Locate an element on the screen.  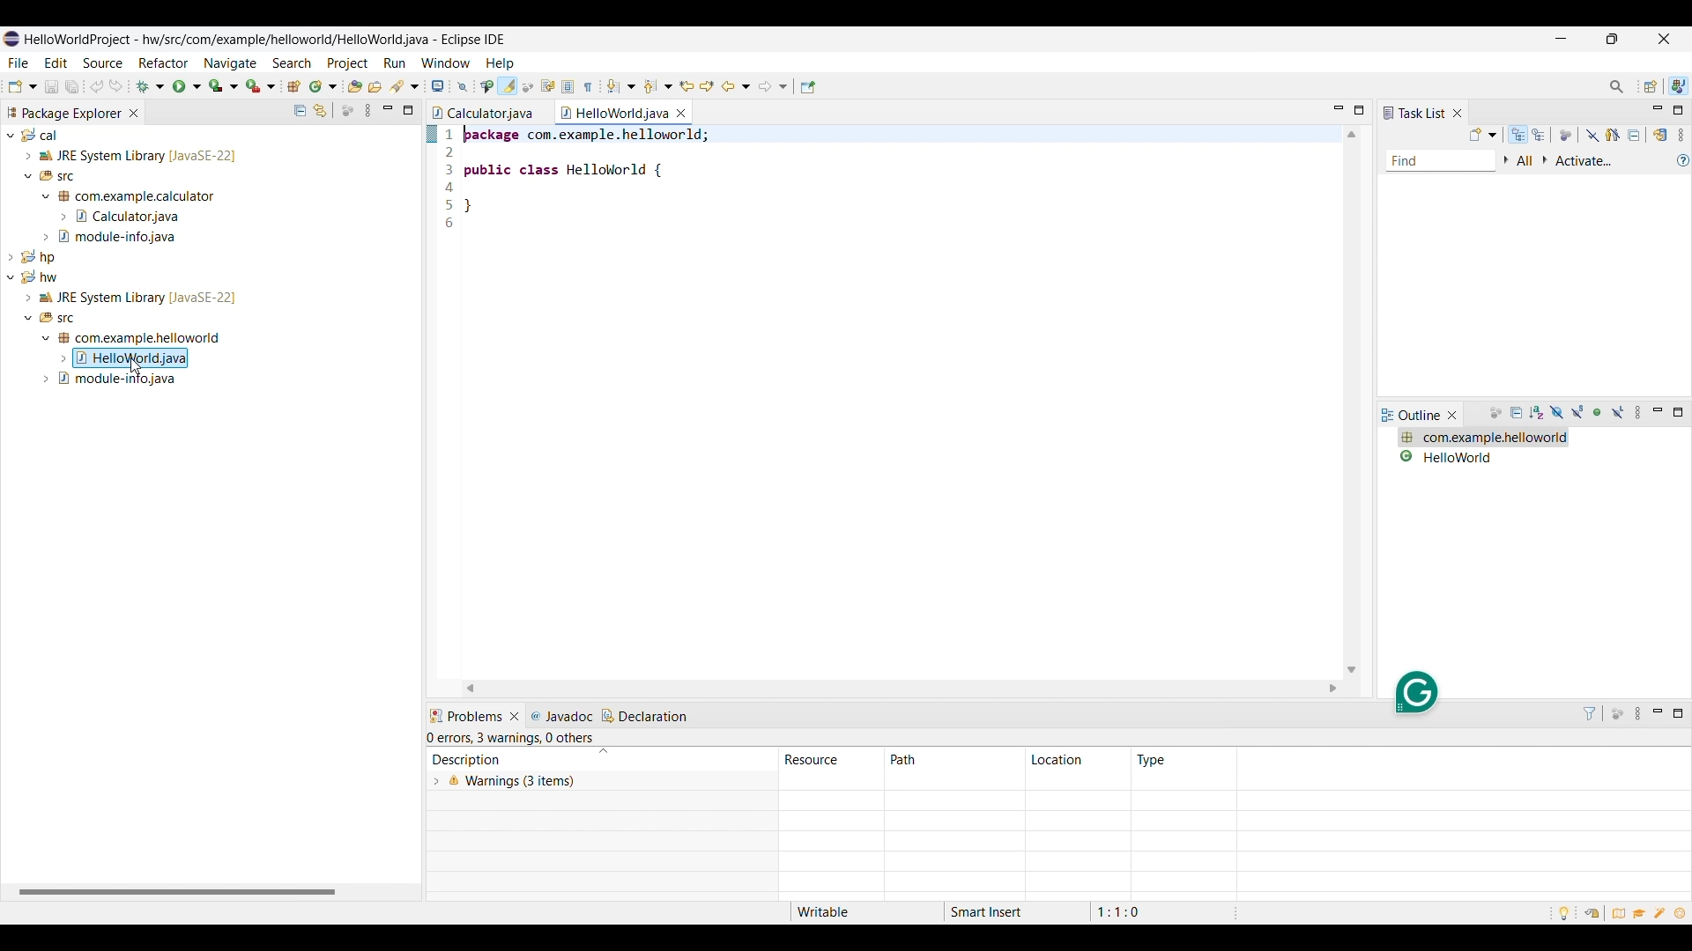
External tool options is located at coordinates (261, 86).